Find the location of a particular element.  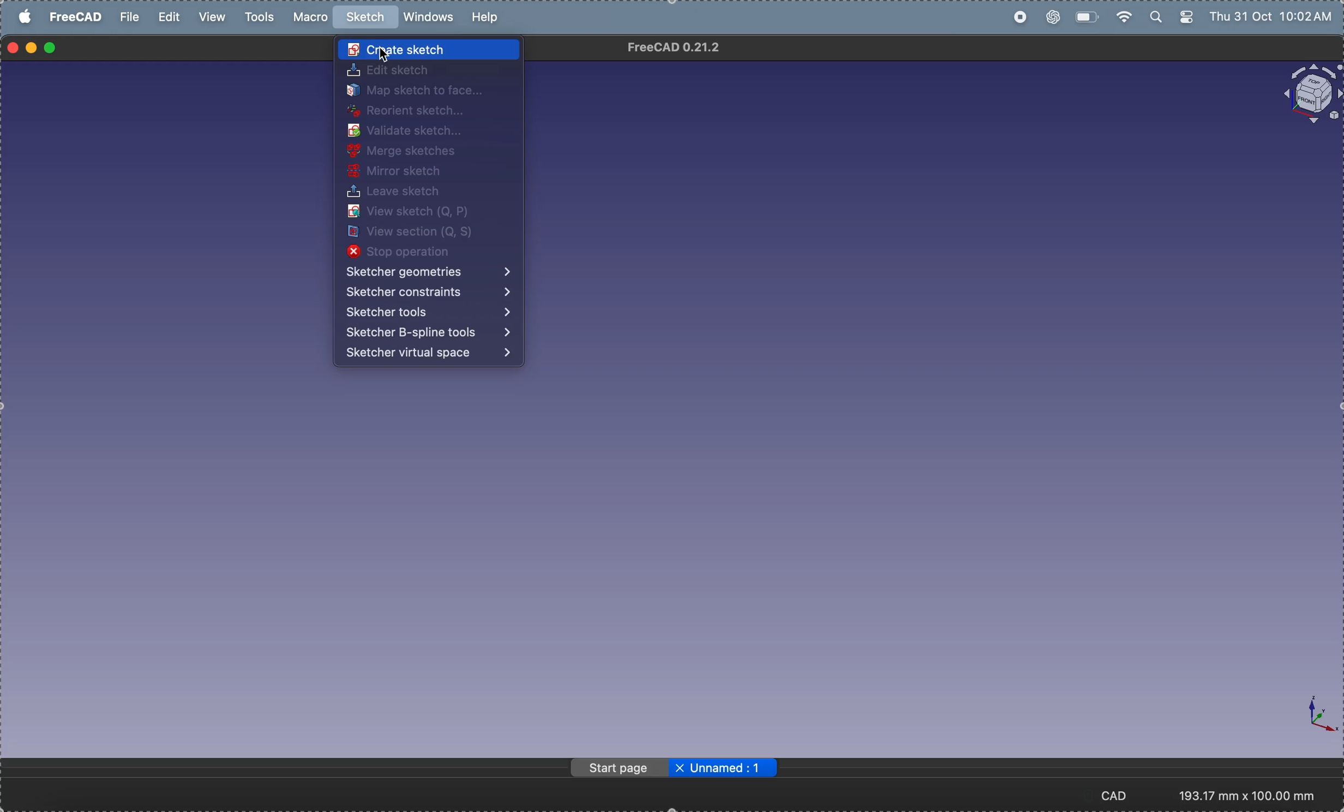

help is located at coordinates (487, 16).